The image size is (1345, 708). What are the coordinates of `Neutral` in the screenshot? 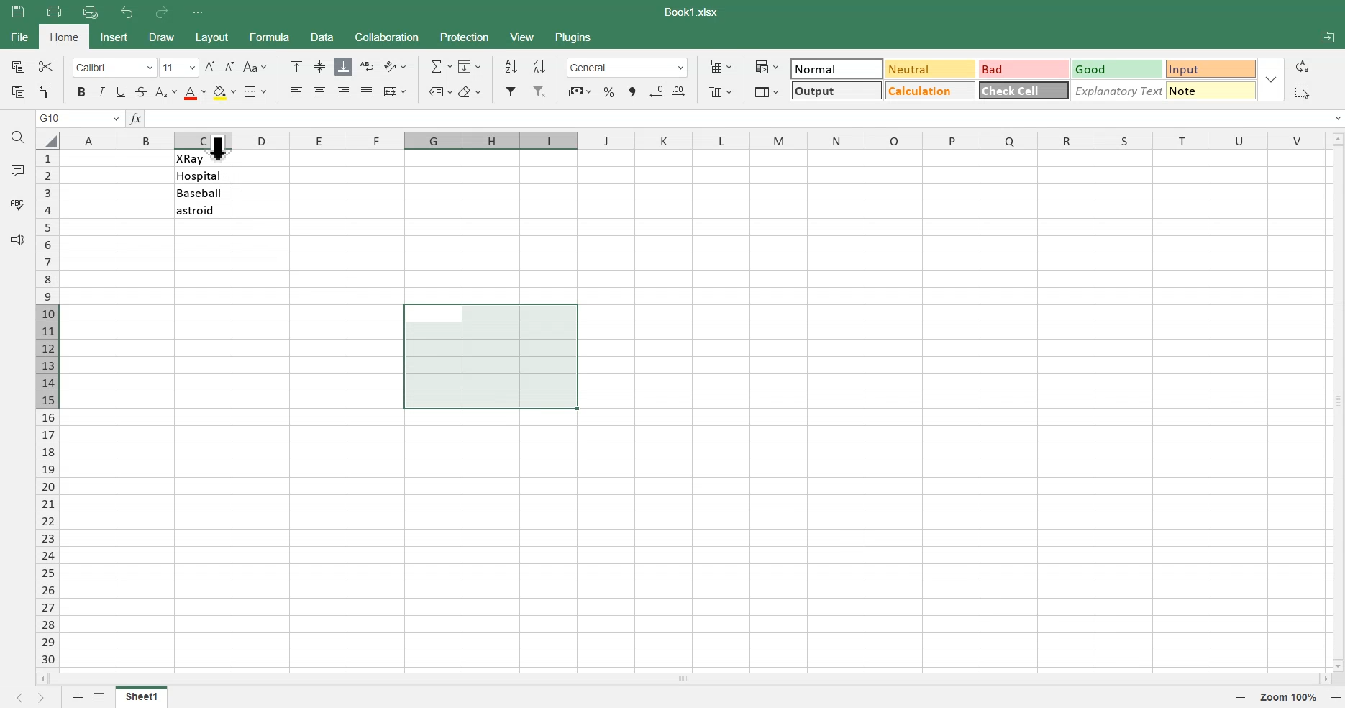 It's located at (928, 69).